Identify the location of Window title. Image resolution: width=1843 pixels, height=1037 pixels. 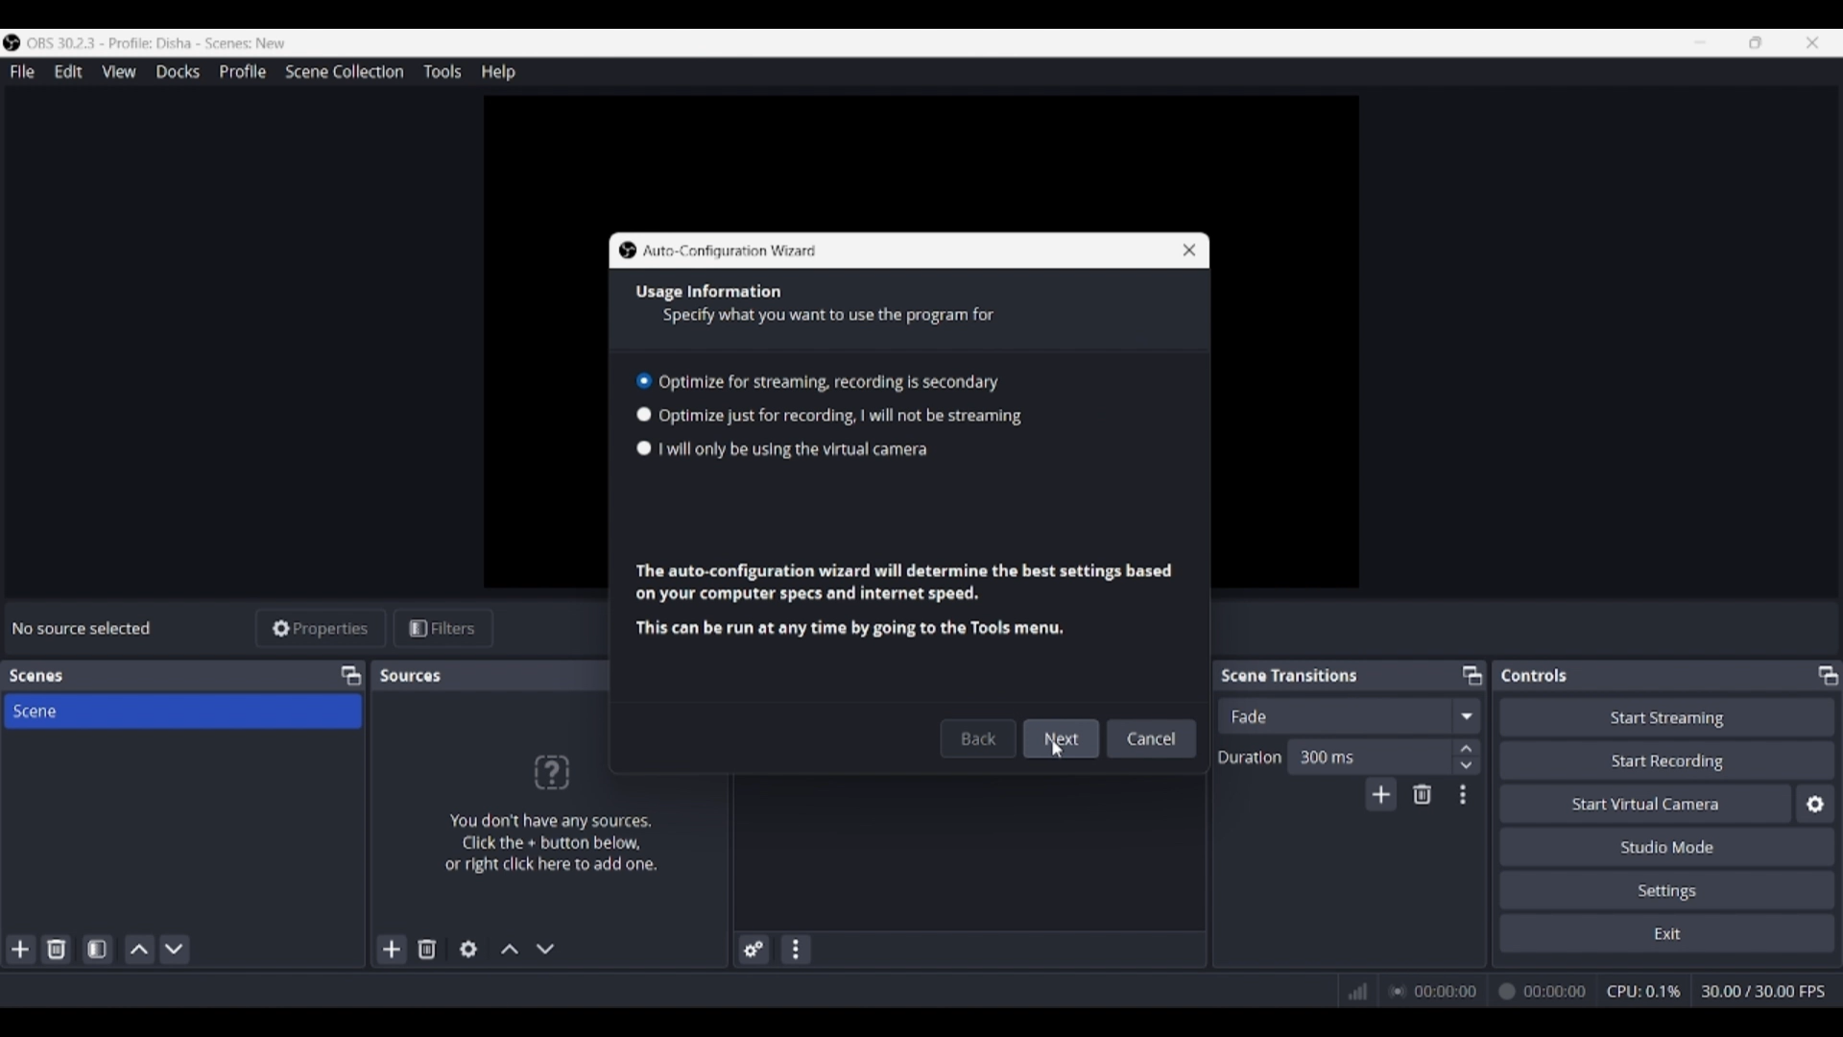
(730, 252).